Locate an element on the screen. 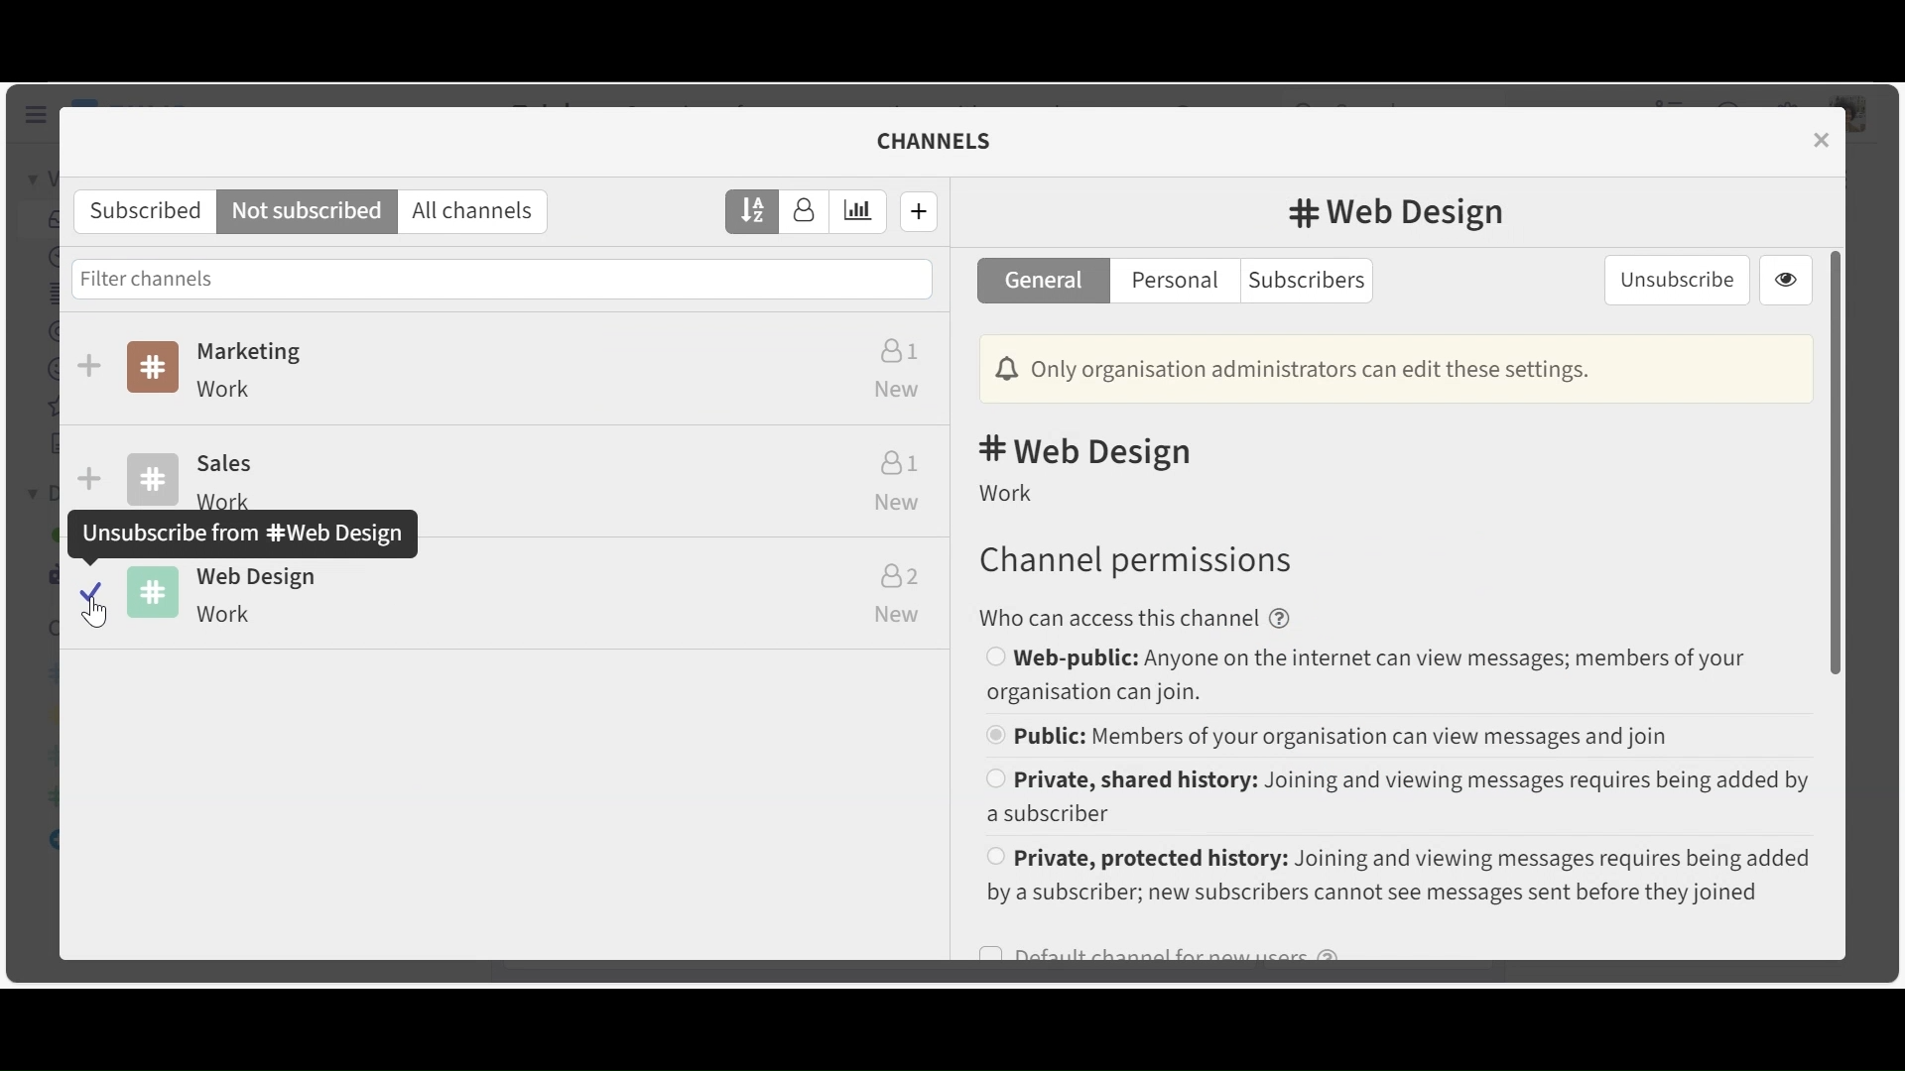  Channels is located at coordinates (938, 139).